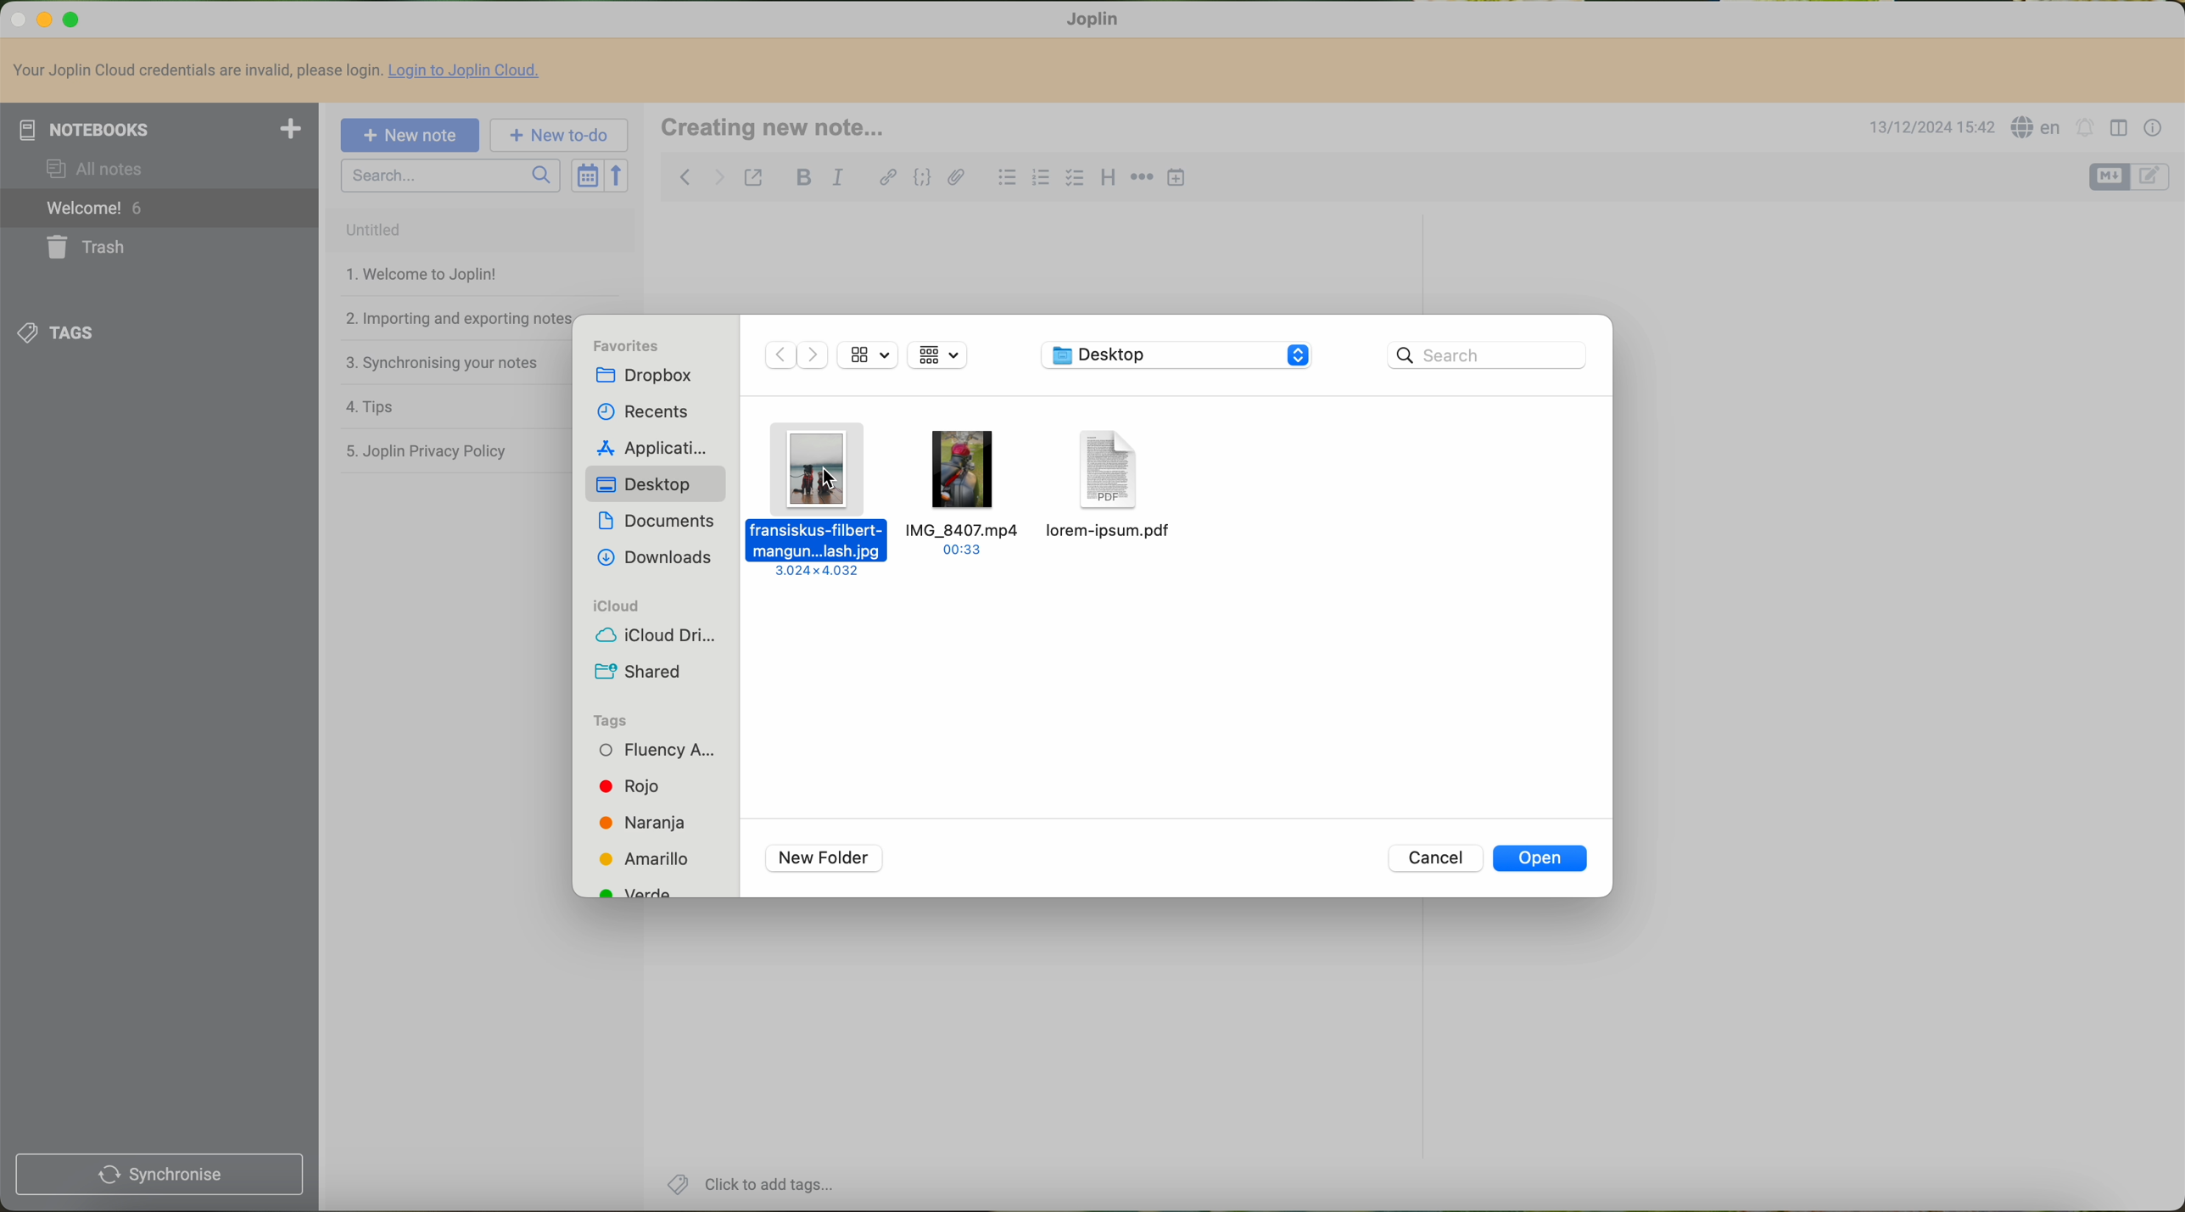 The image size is (2185, 1212). What do you see at coordinates (947, 356) in the screenshot?
I see `mosaic view` at bounding box center [947, 356].